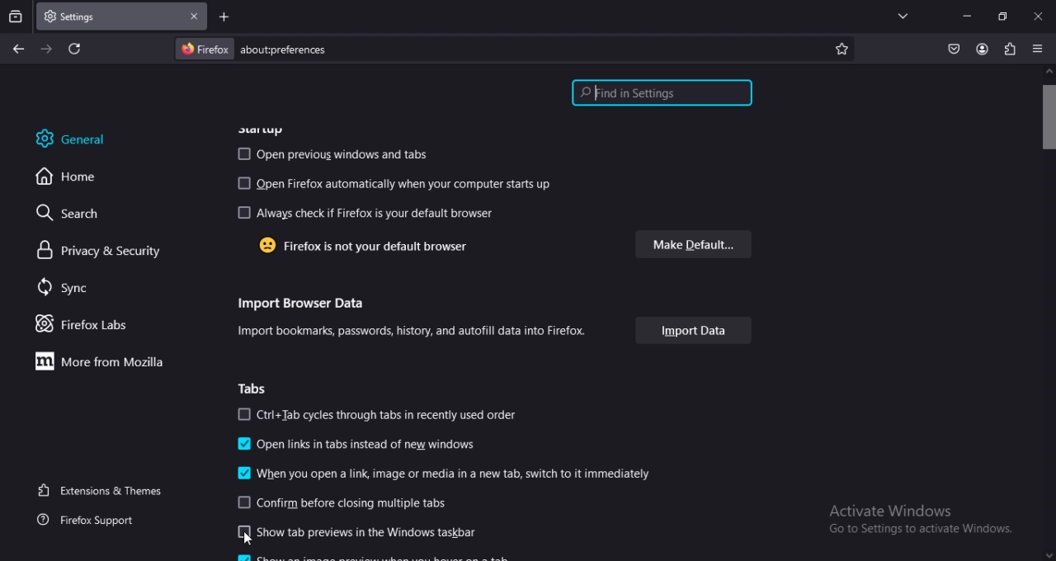 Image resolution: width=1056 pixels, height=561 pixels. Describe the element at coordinates (367, 213) in the screenshot. I see `always check if firefox is default browser` at that location.